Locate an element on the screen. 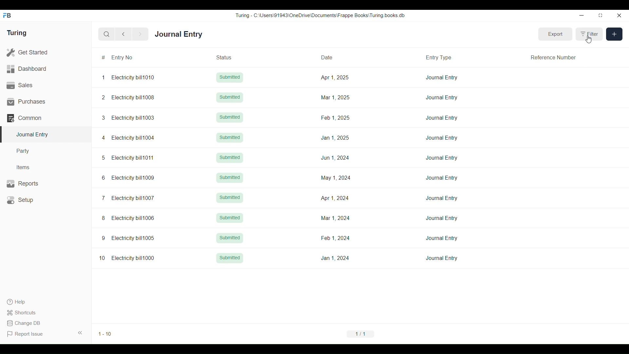 The width and height of the screenshot is (629, 354). Feb 1, 2025 is located at coordinates (336, 117).